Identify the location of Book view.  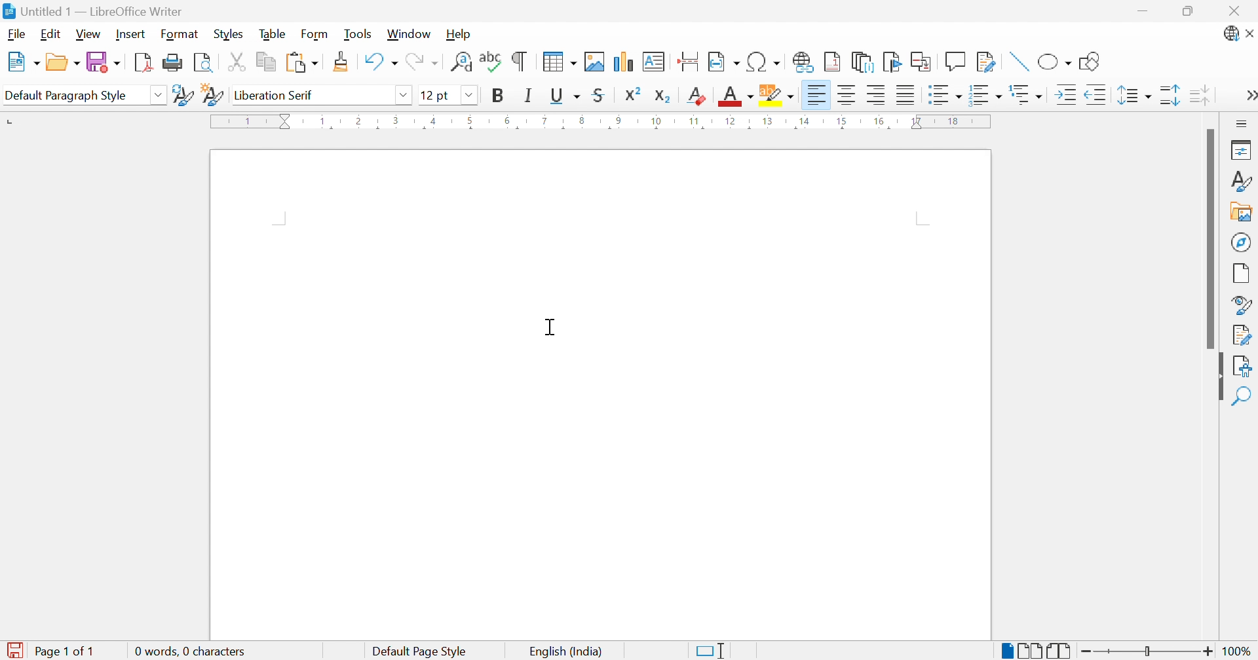
(1059, 651).